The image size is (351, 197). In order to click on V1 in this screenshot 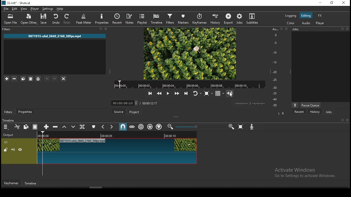, I will do `click(6, 142)`.